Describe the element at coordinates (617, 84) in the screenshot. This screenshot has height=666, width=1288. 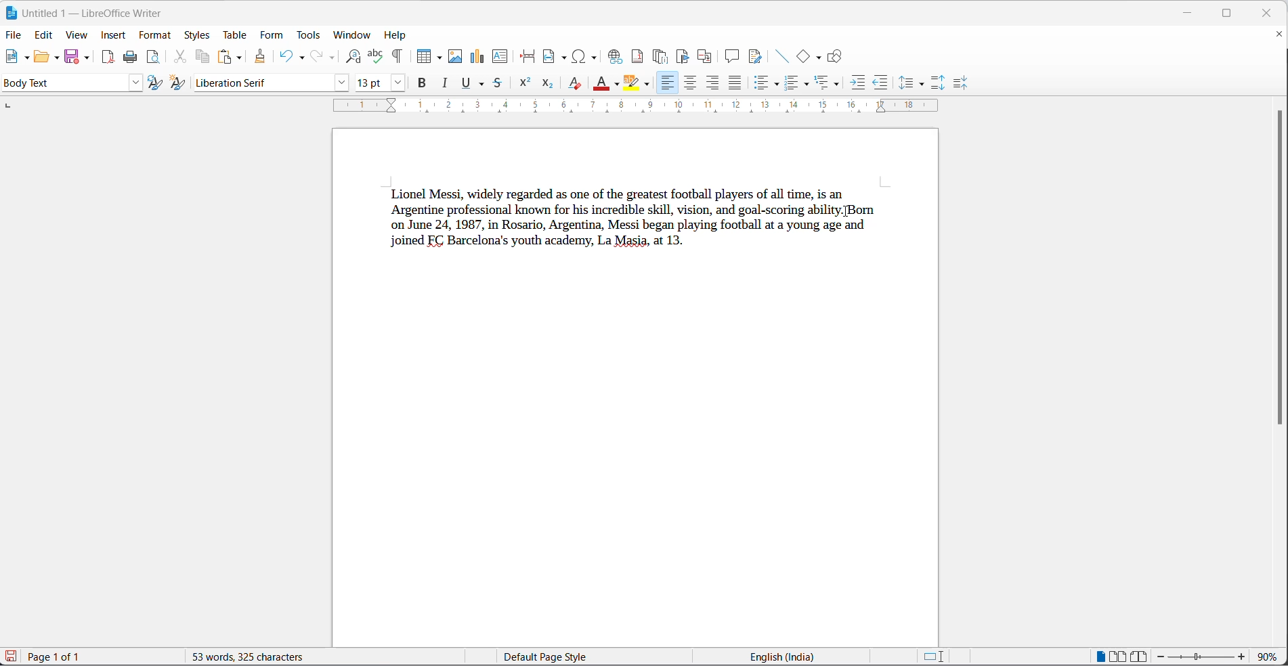
I see `font color options` at that location.